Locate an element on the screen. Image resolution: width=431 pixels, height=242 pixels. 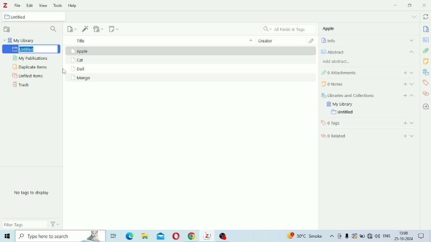
List all tabs is located at coordinates (414, 16).